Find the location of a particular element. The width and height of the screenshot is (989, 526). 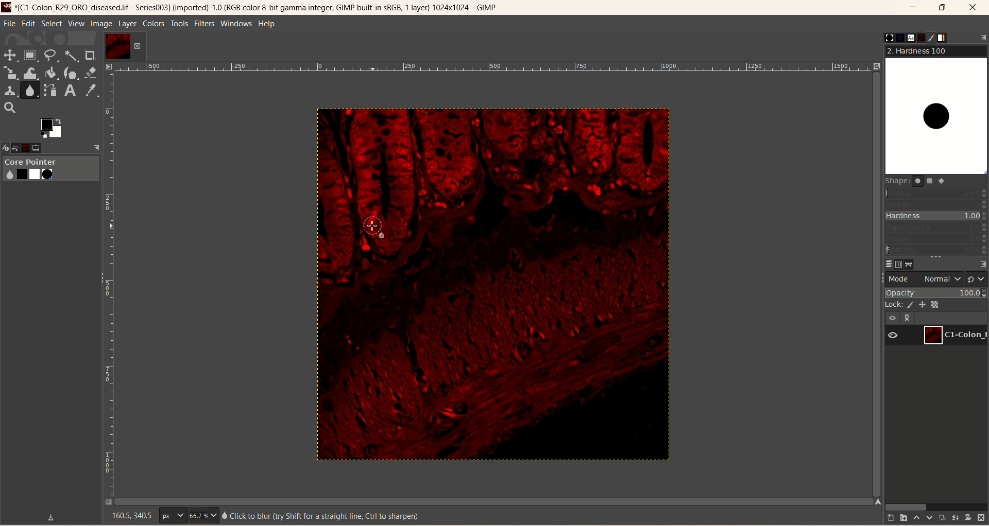

view is located at coordinates (76, 24).